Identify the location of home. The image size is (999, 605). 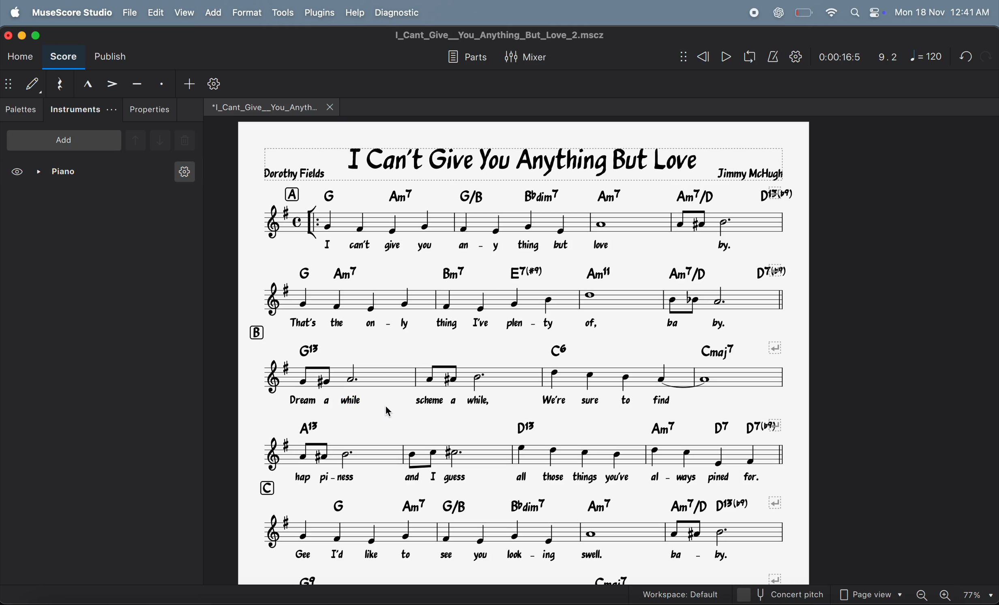
(20, 57).